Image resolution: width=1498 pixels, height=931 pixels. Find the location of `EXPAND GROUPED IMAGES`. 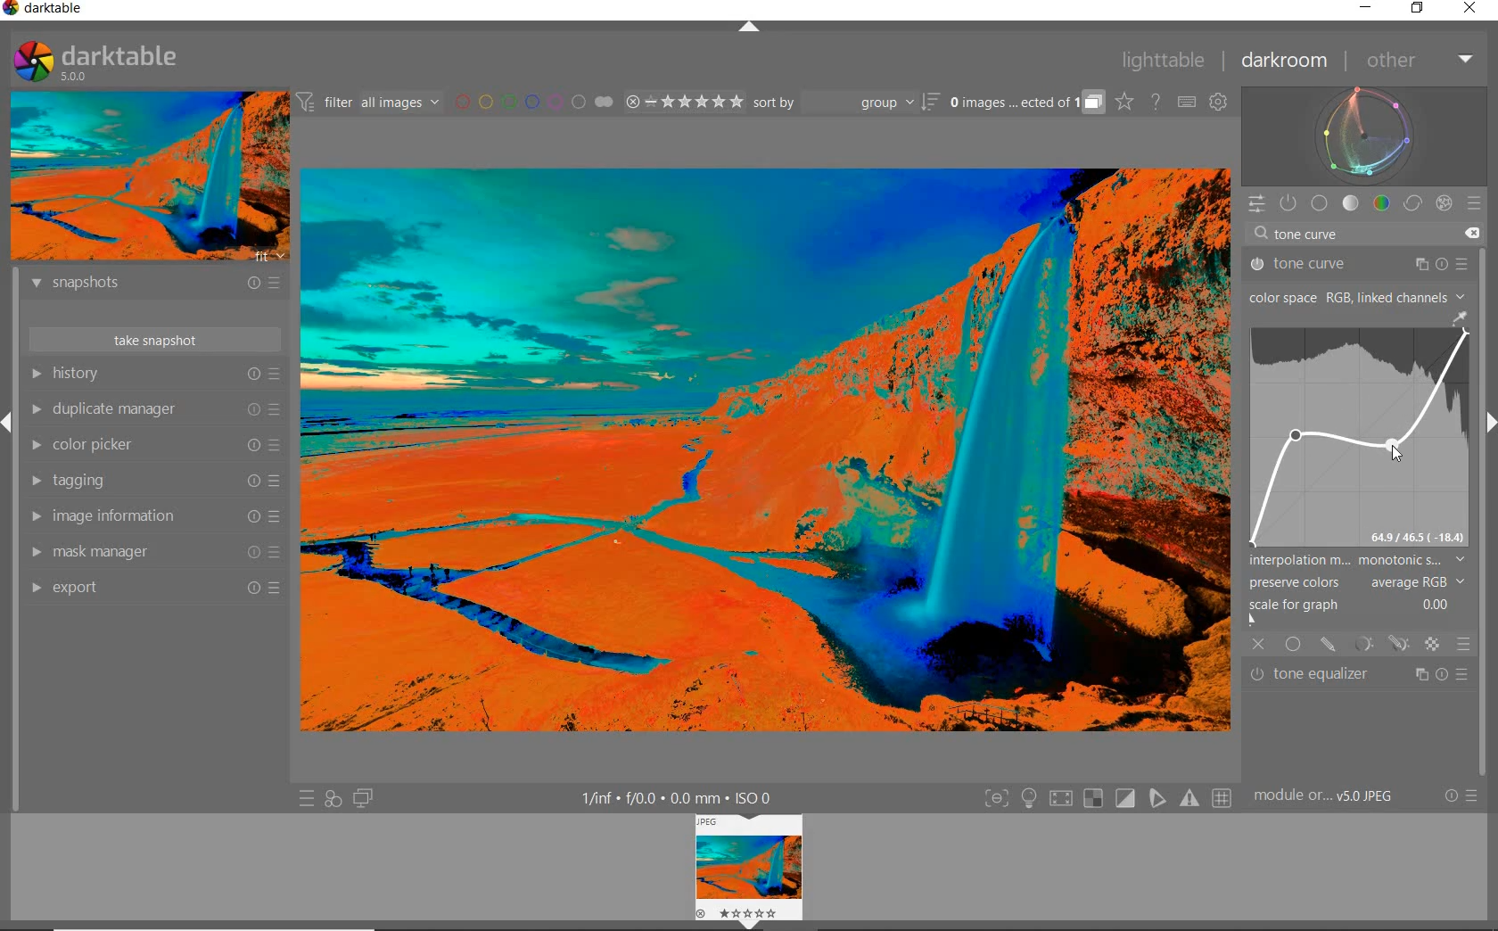

EXPAND GROUPED IMAGES is located at coordinates (1027, 103).